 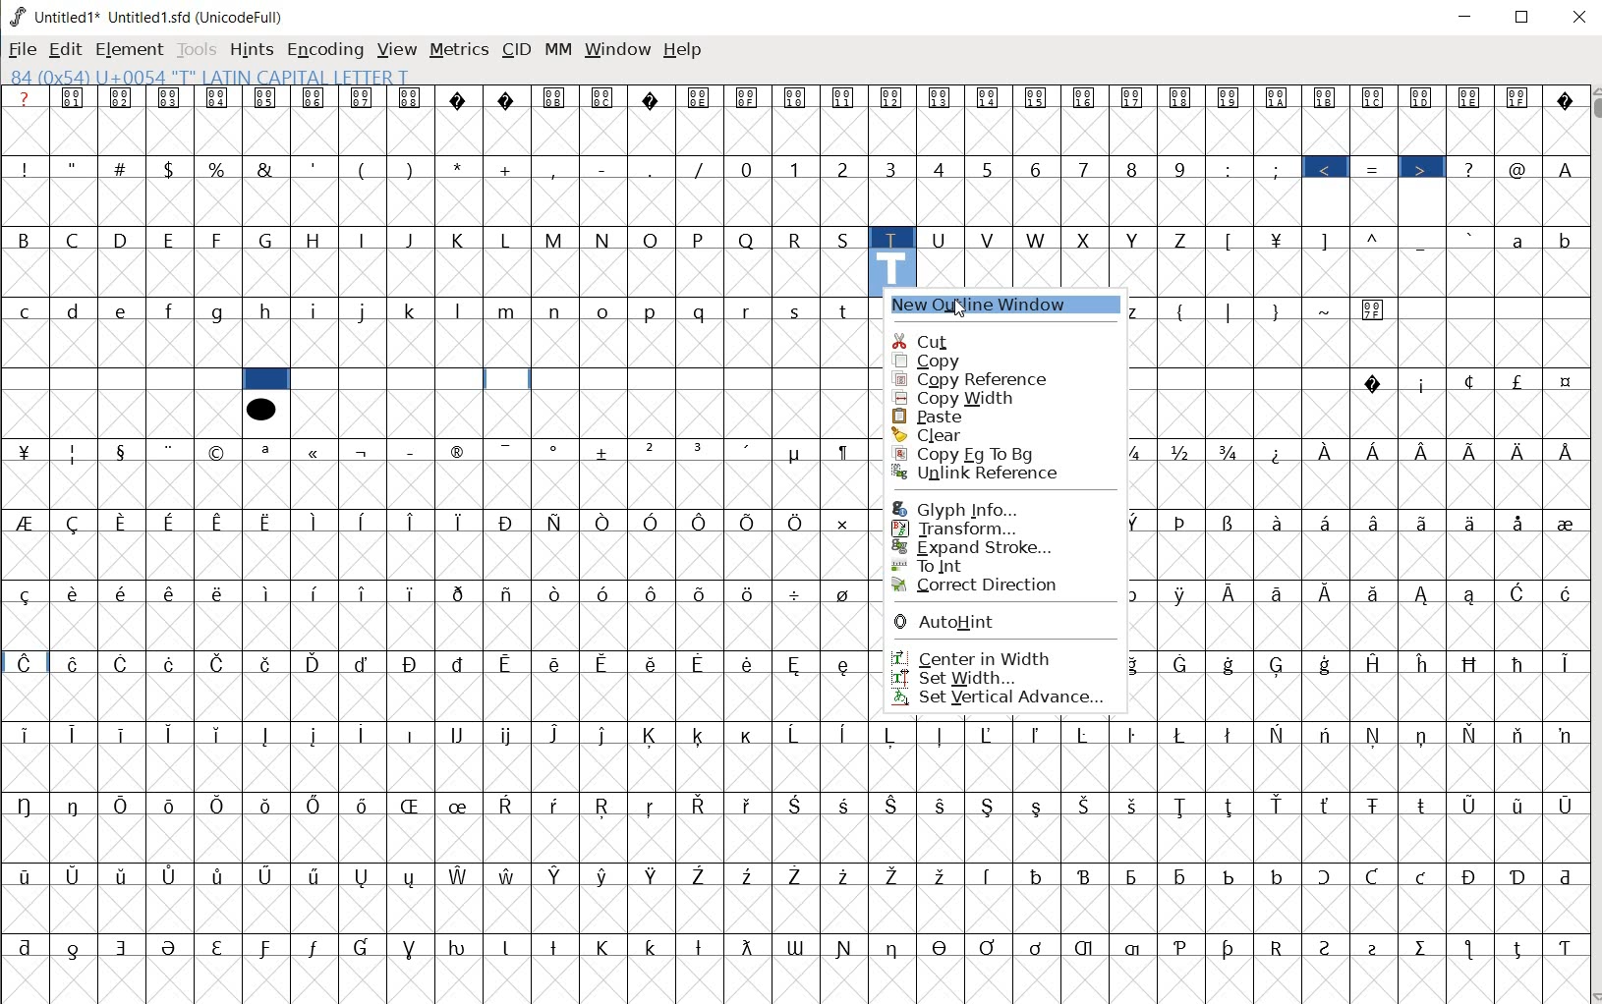 I want to click on Symbol, so click(x=654, y=944).